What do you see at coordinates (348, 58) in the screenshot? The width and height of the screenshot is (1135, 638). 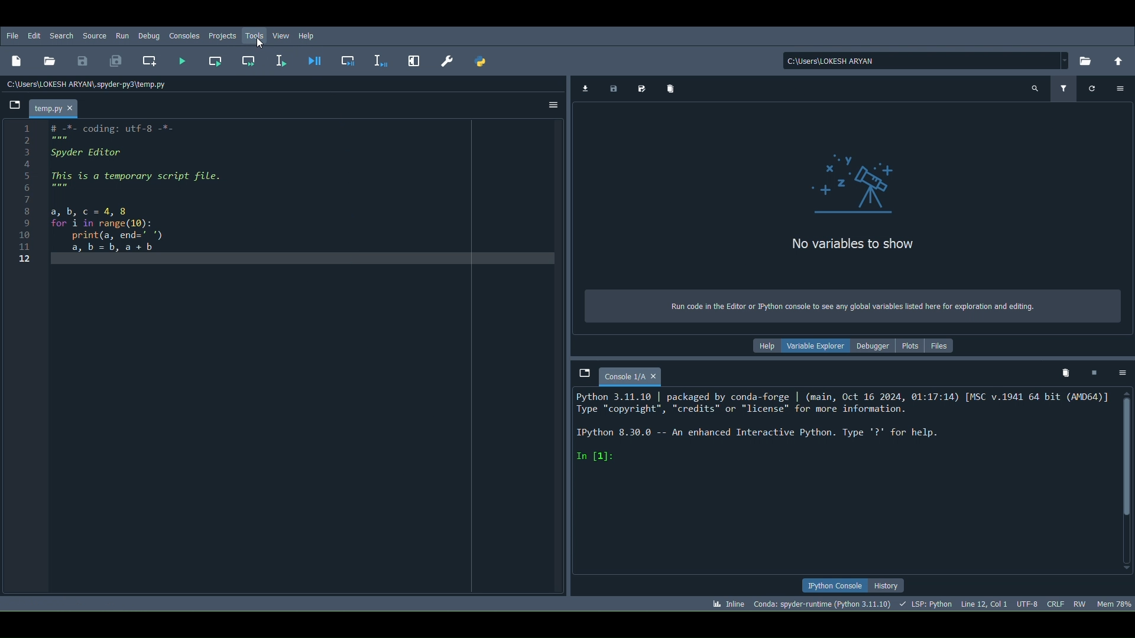 I see `Debug cell` at bounding box center [348, 58].